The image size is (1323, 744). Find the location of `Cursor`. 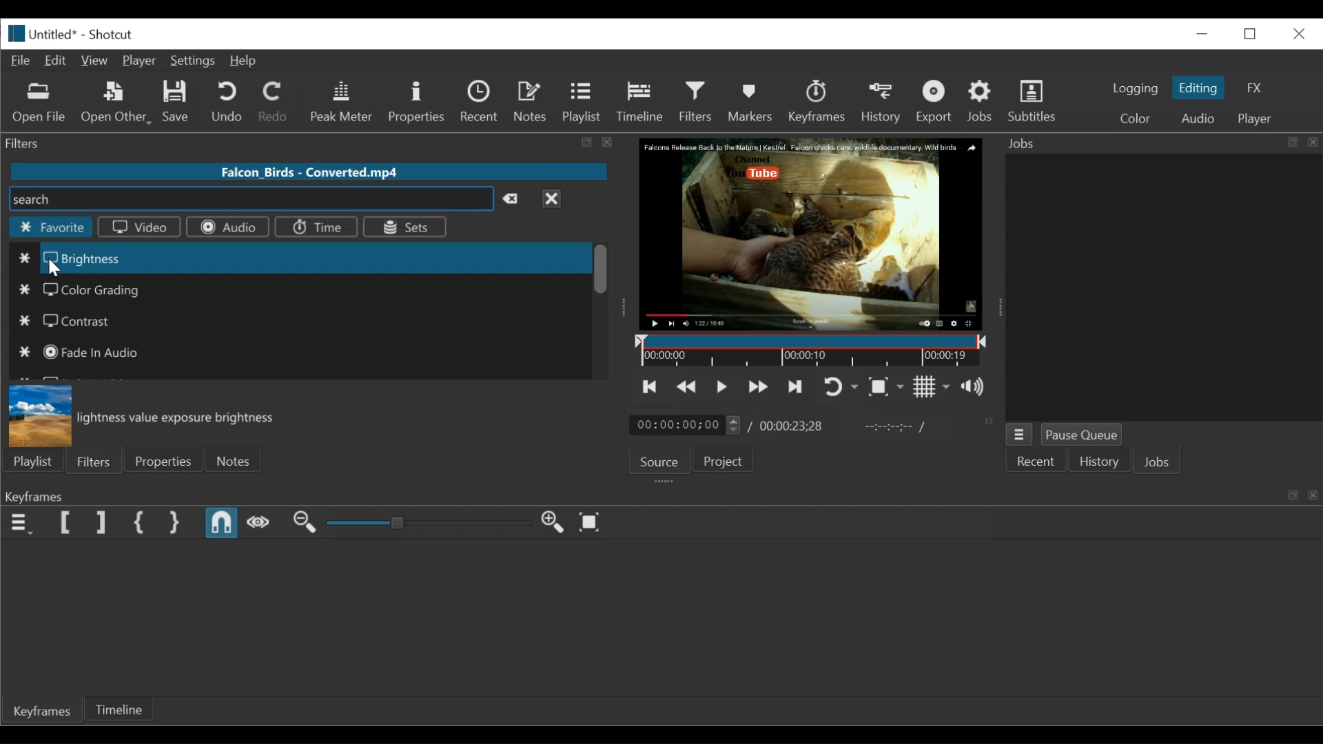

Cursor is located at coordinates (57, 270).